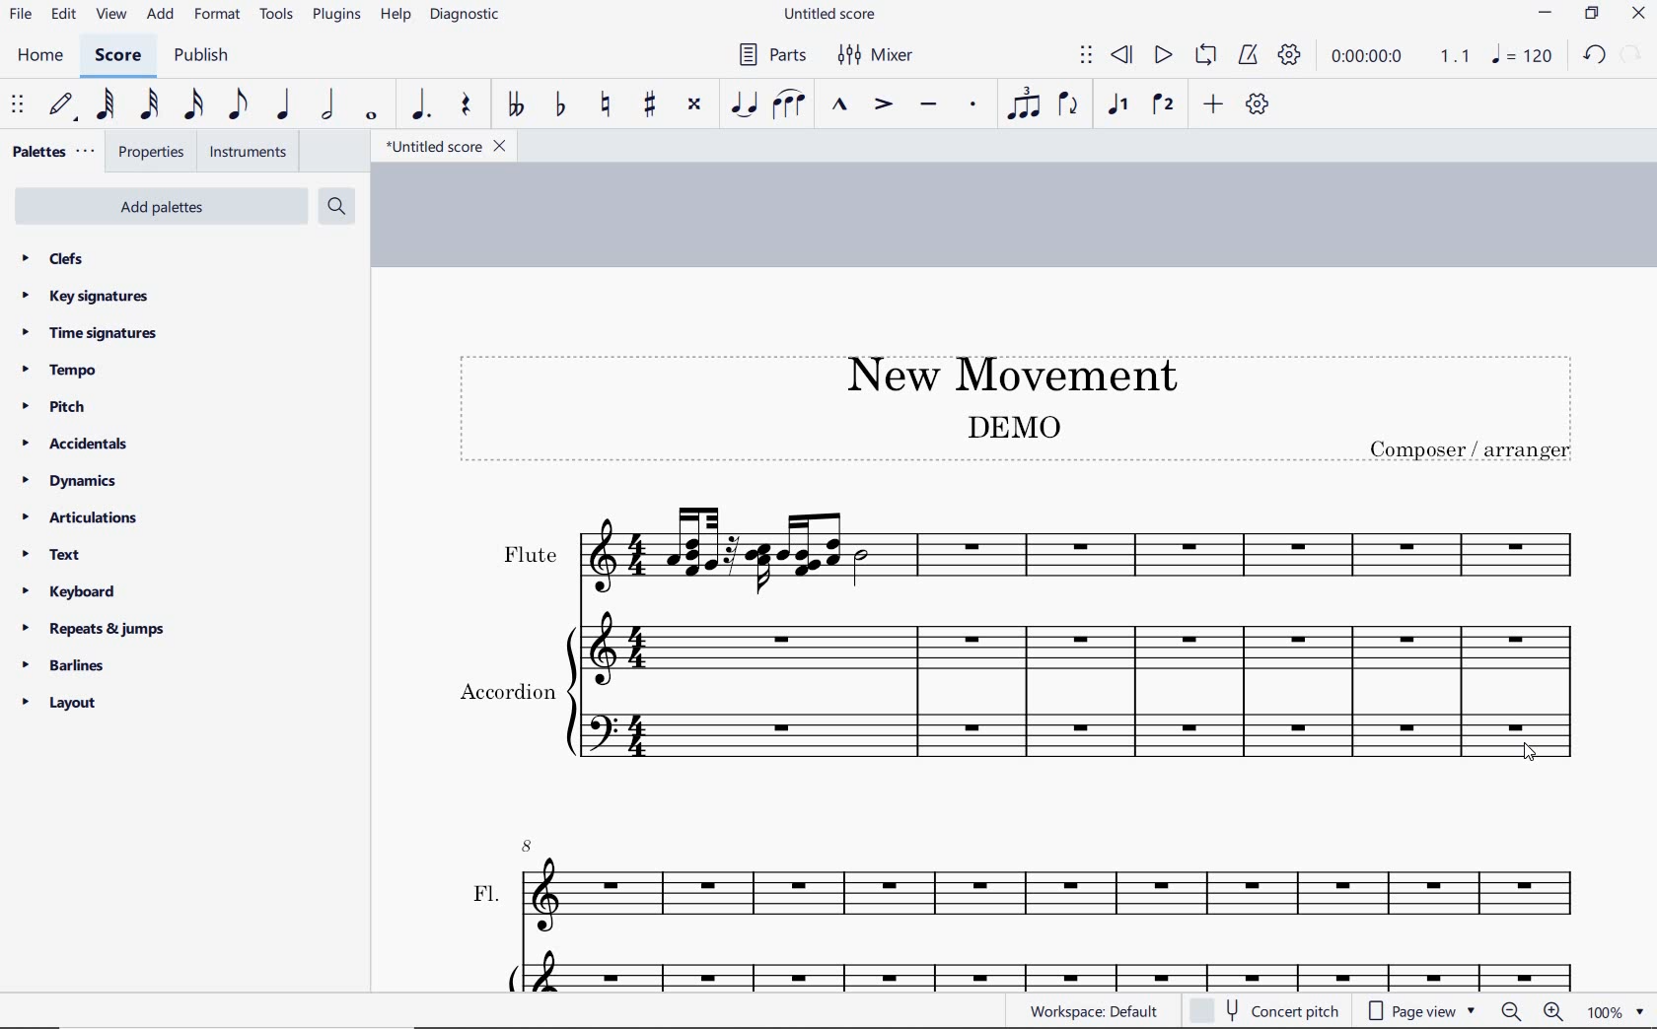 The height and width of the screenshot is (1029, 1657). Describe the element at coordinates (558, 105) in the screenshot. I see `toggle flat` at that location.